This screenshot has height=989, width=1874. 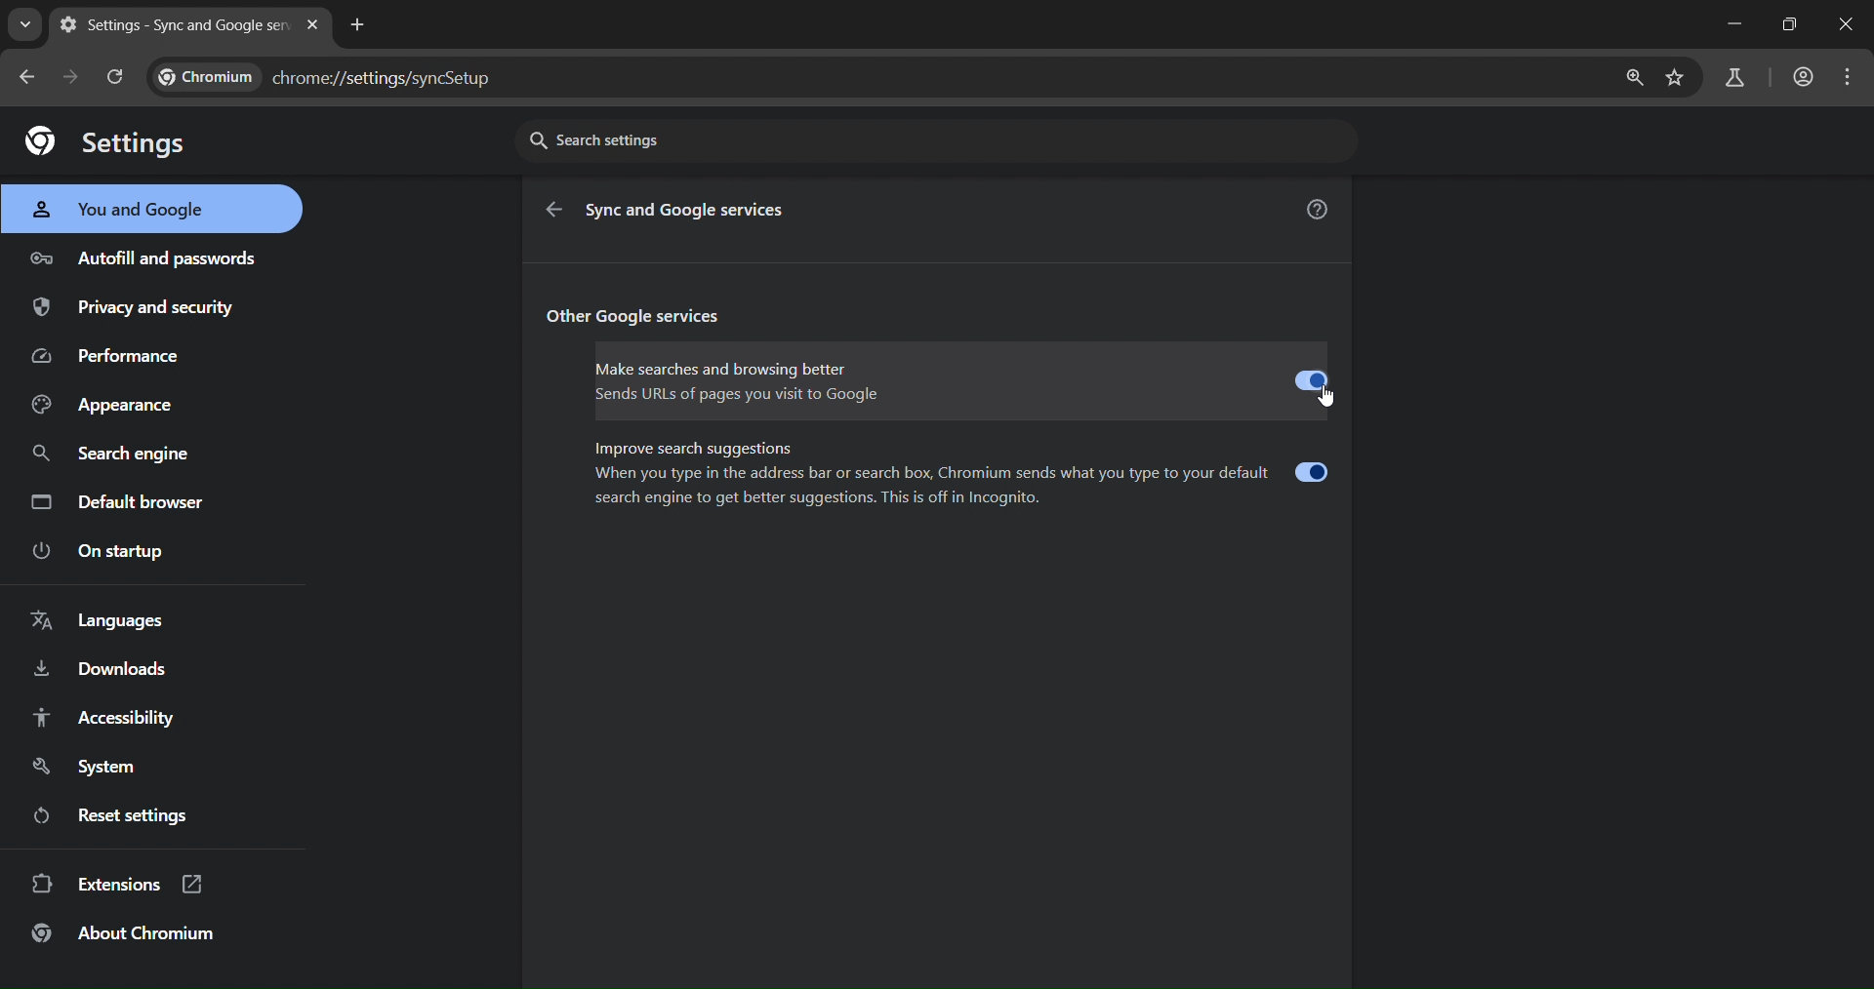 What do you see at coordinates (119, 501) in the screenshot?
I see `default browser` at bounding box center [119, 501].